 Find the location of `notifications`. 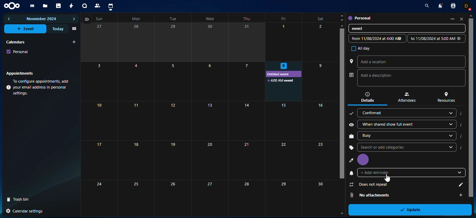

notifications is located at coordinates (439, 6).